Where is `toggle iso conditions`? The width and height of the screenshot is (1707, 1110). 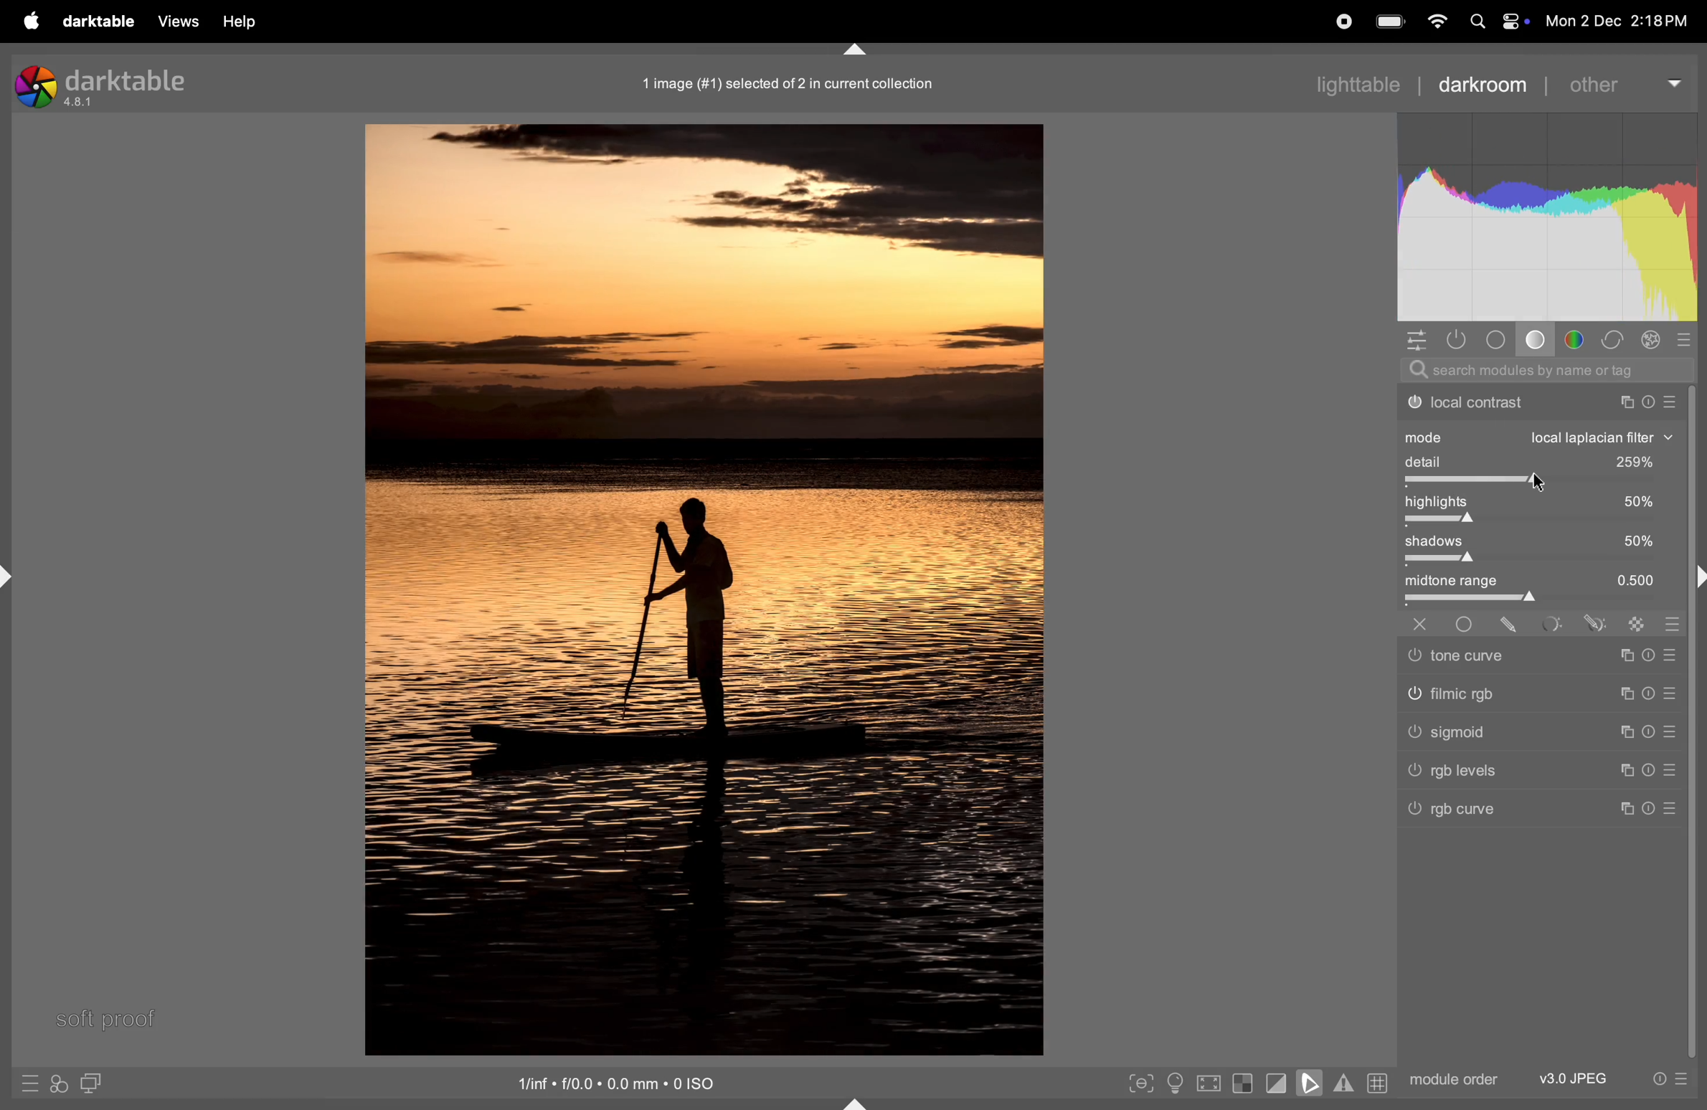 toggle iso conditions is located at coordinates (1174, 1083).